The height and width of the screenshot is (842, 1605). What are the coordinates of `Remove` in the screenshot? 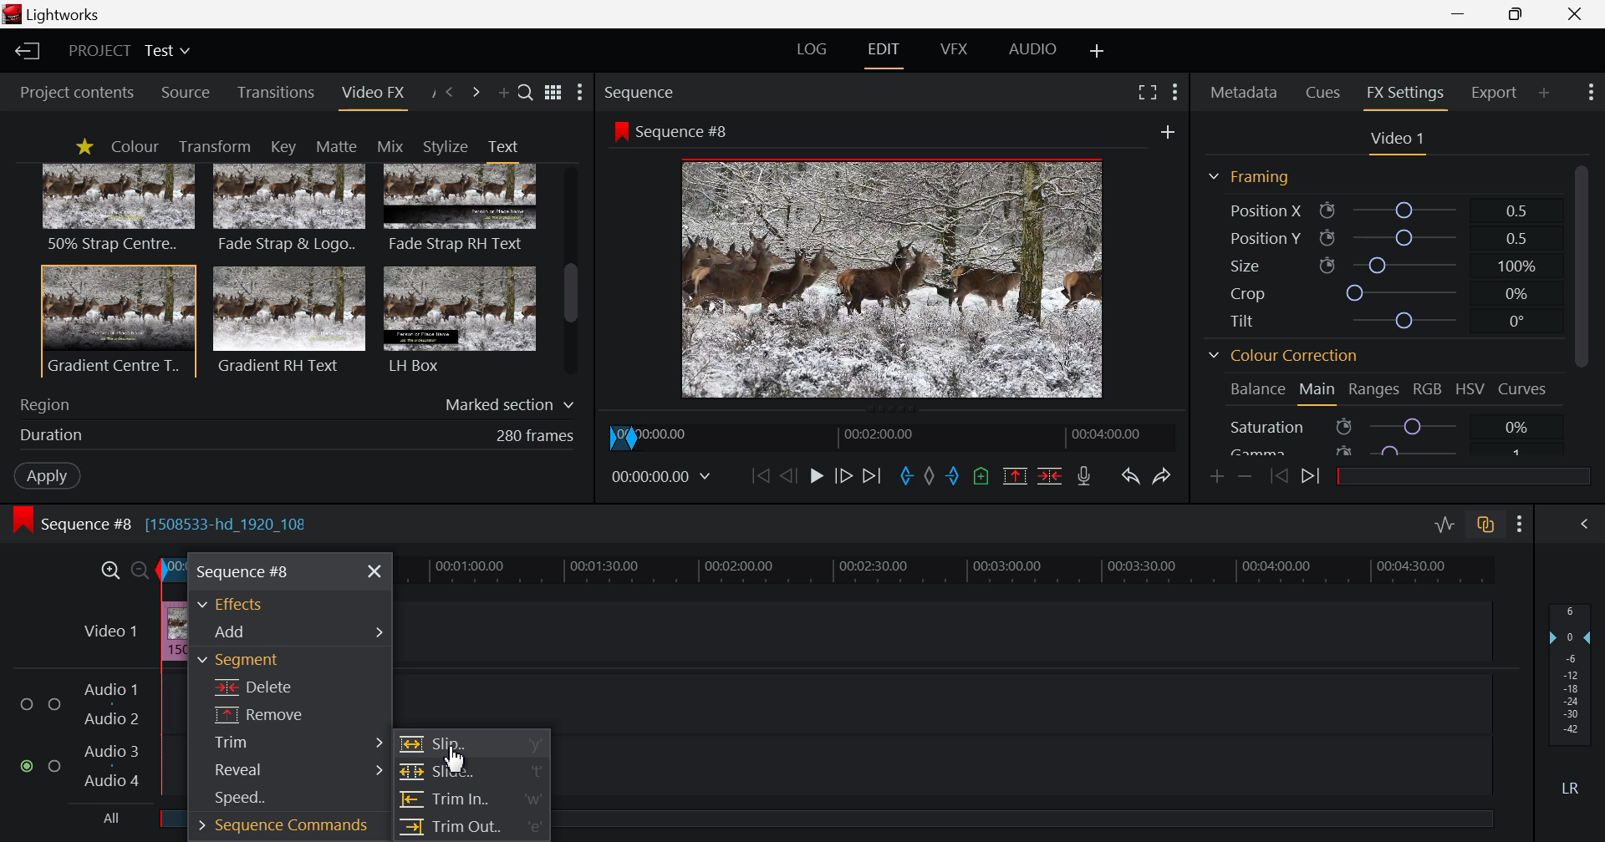 It's located at (292, 714).